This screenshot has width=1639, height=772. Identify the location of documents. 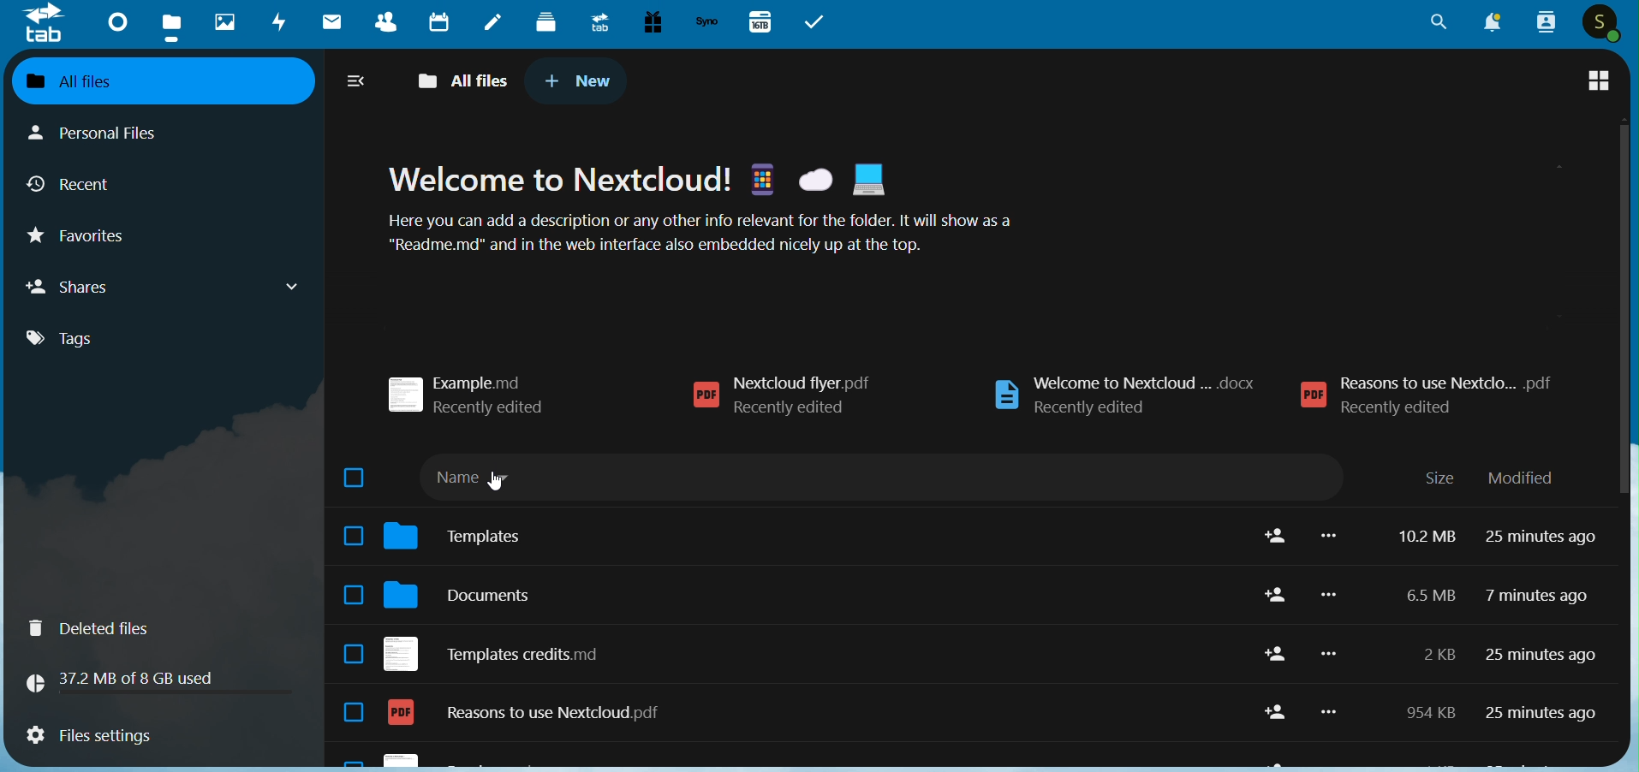
(464, 591).